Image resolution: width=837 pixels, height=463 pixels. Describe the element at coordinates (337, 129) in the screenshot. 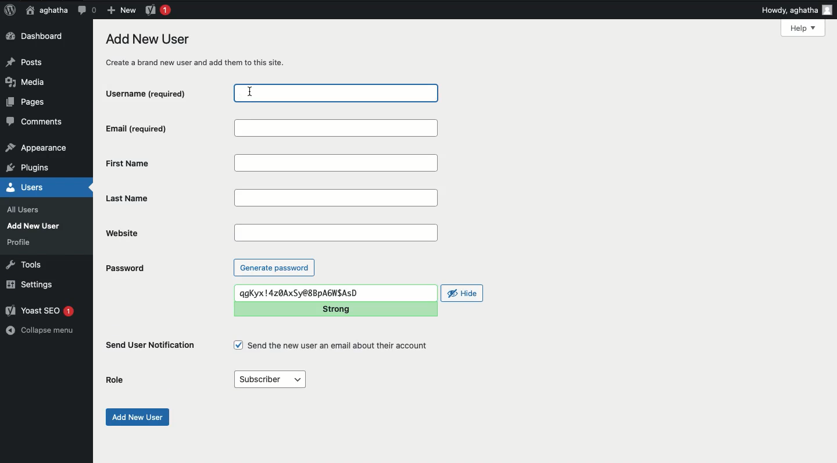

I see `Email` at that location.